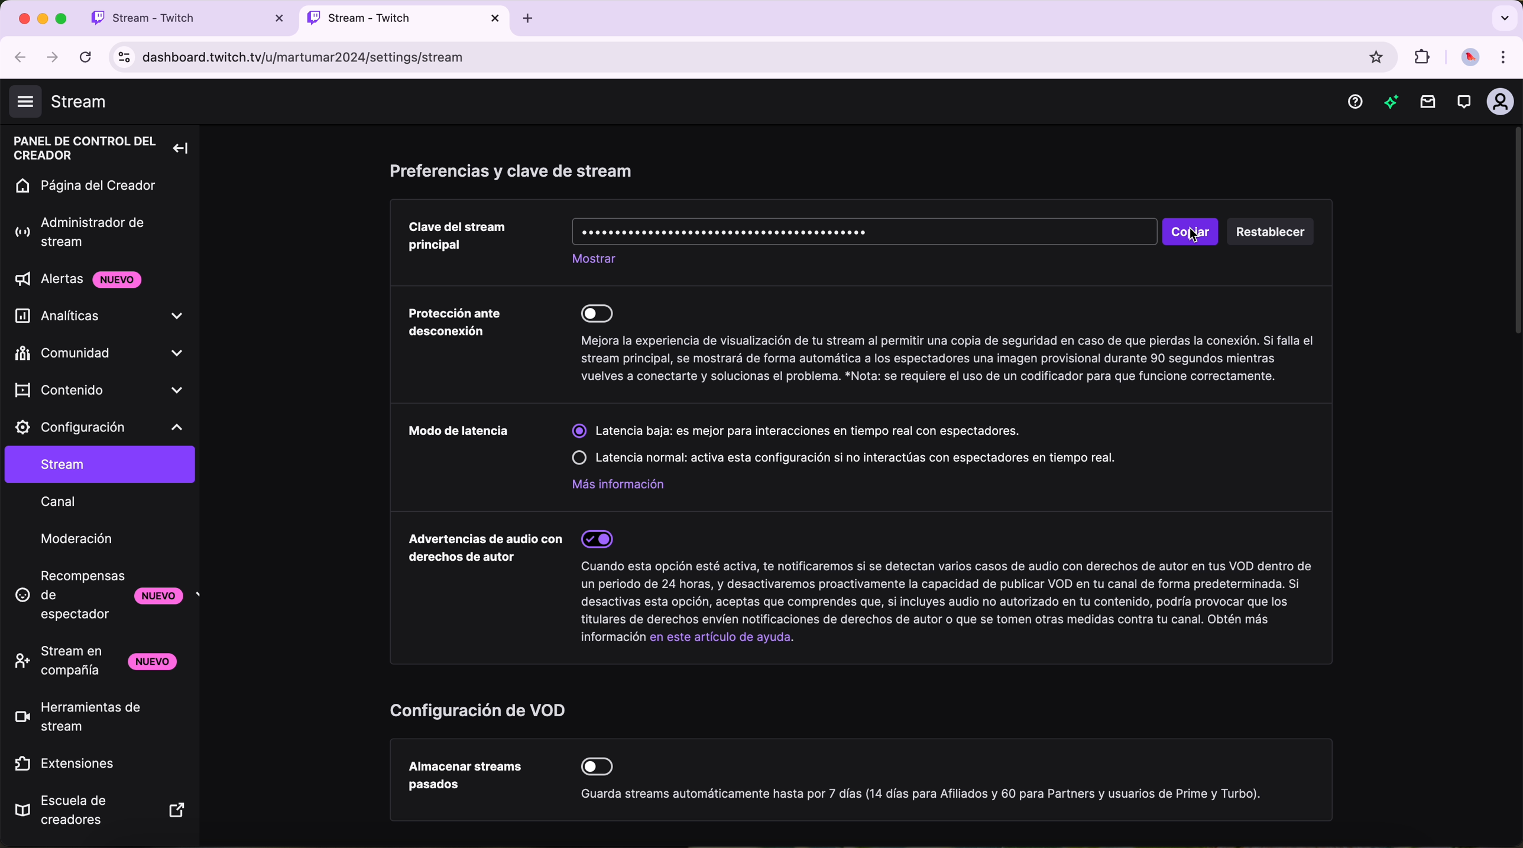  What do you see at coordinates (457, 238) in the screenshot?
I see `primary stream key` at bounding box center [457, 238].